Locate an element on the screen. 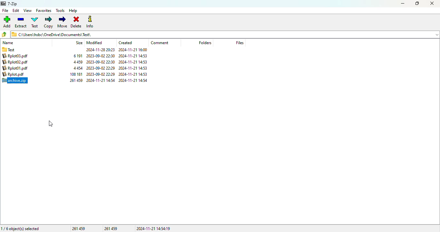 This screenshot has width=440, height=232. Test.zip  is located at coordinates (23, 56).